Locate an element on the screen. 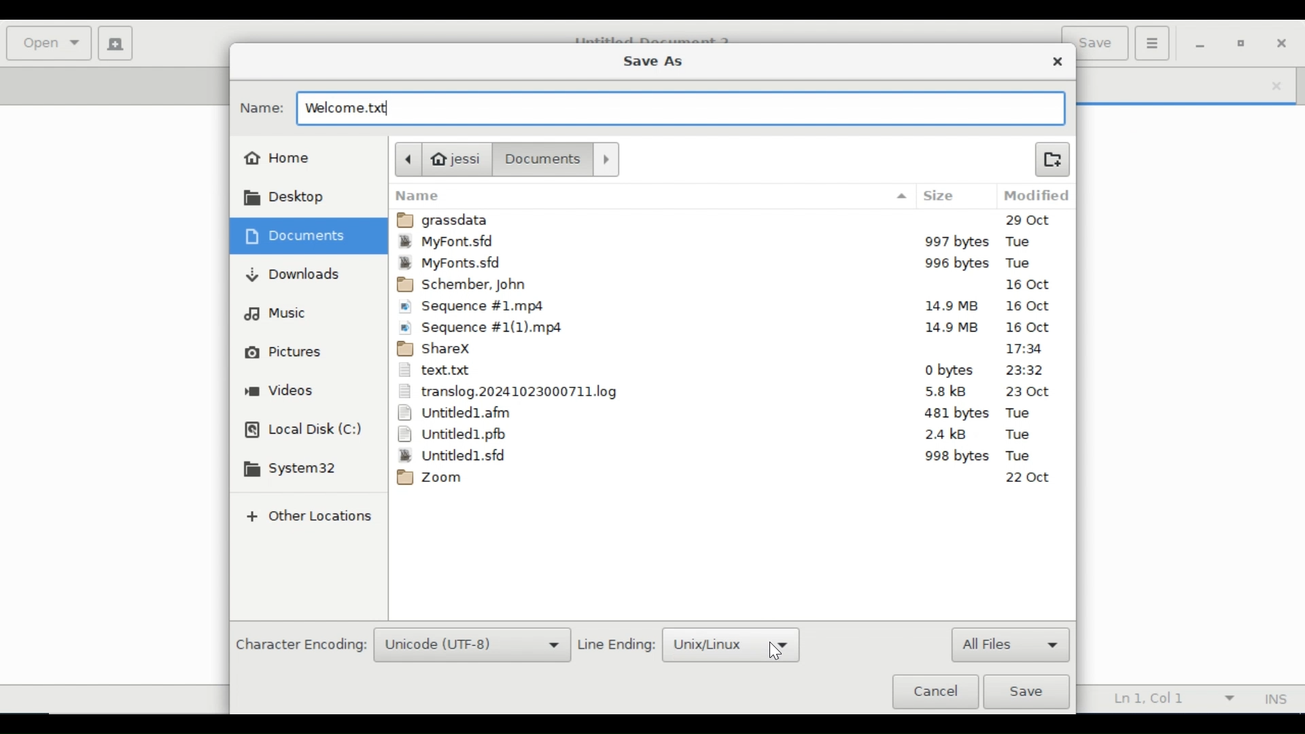  minimize is located at coordinates (1200, 45).